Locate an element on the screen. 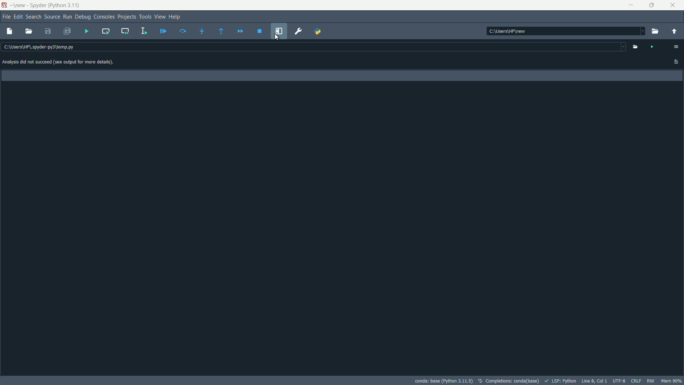 This screenshot has width=684, height=385. close app is located at coordinates (675, 5).